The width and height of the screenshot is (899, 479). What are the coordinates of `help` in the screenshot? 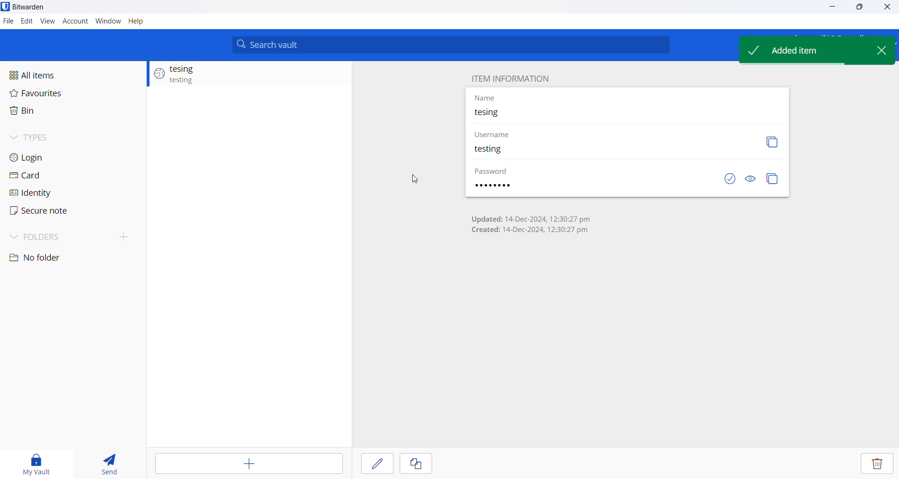 It's located at (142, 22).